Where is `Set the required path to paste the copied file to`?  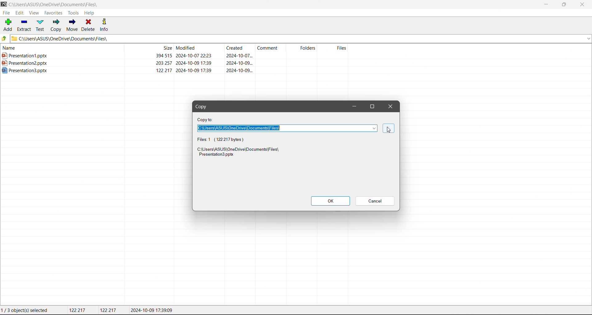 Set the required path to paste the copied file to is located at coordinates (287, 129).